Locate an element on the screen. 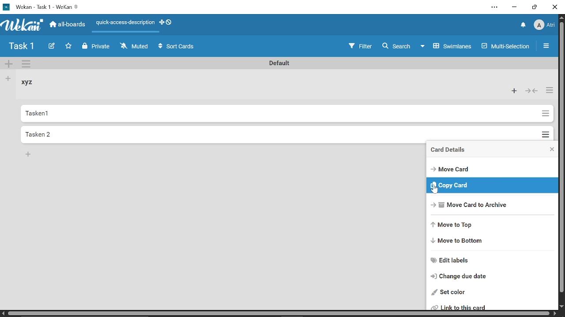 This screenshot has height=317, width=565. Click to star this board is located at coordinates (69, 47).